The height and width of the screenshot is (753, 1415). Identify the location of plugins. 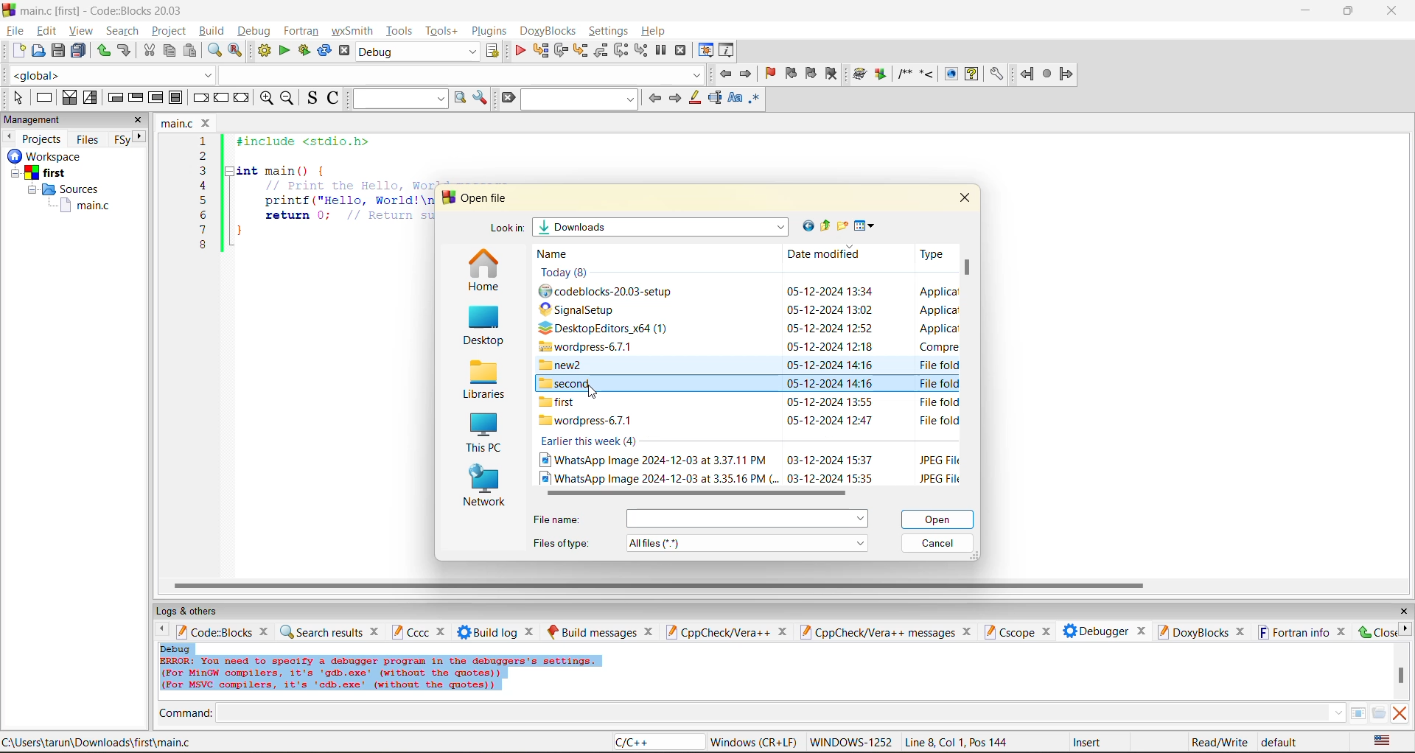
(491, 31).